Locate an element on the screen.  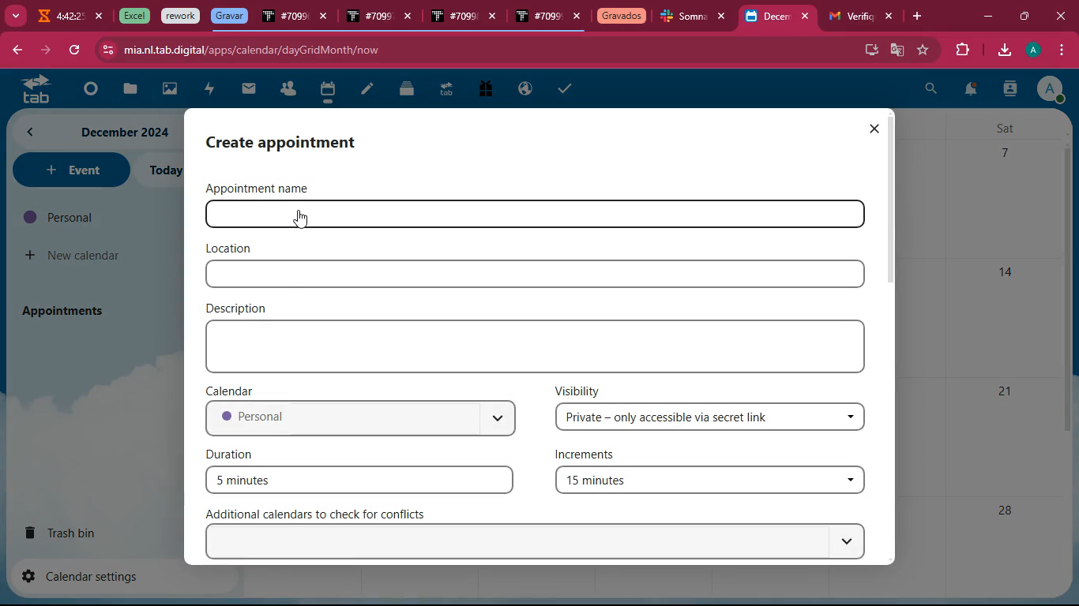
refresh is located at coordinates (74, 50).